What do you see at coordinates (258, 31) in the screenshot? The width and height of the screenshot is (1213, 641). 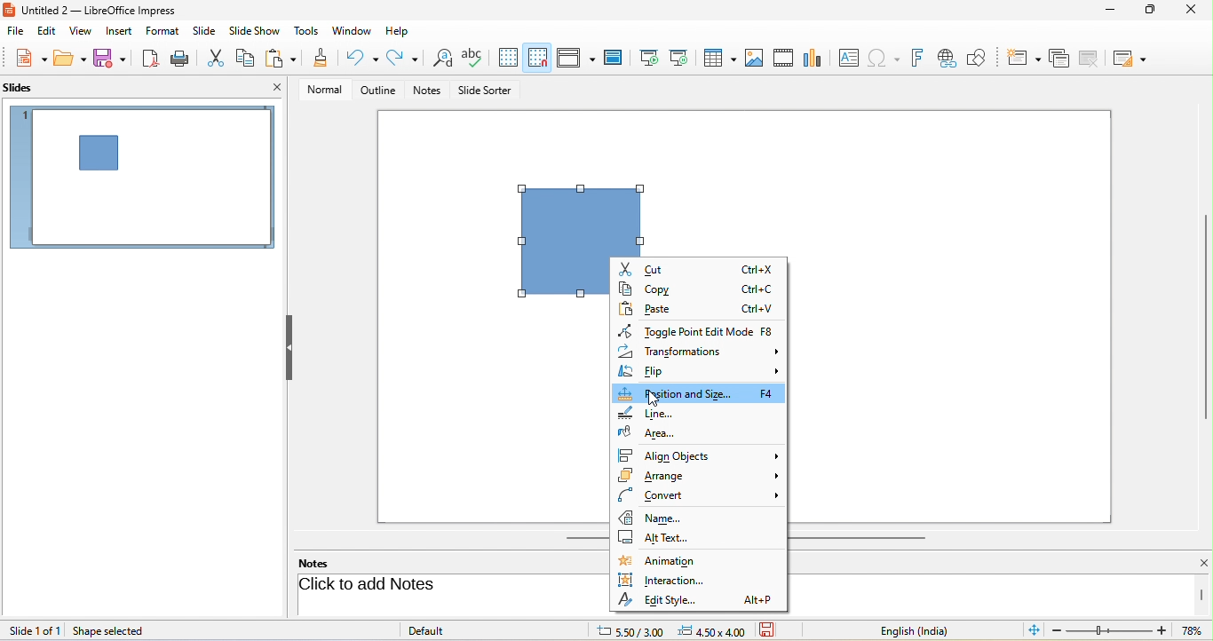 I see `slide show` at bounding box center [258, 31].